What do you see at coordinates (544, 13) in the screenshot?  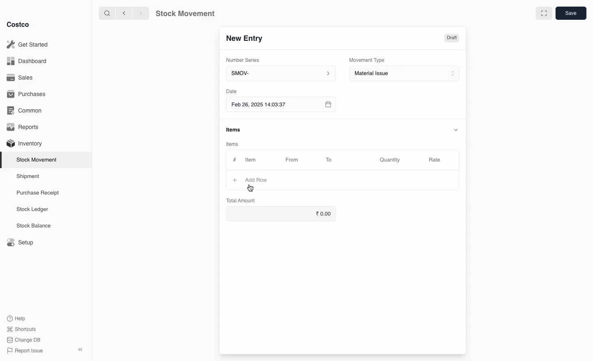 I see `Full width toggle` at bounding box center [544, 13].